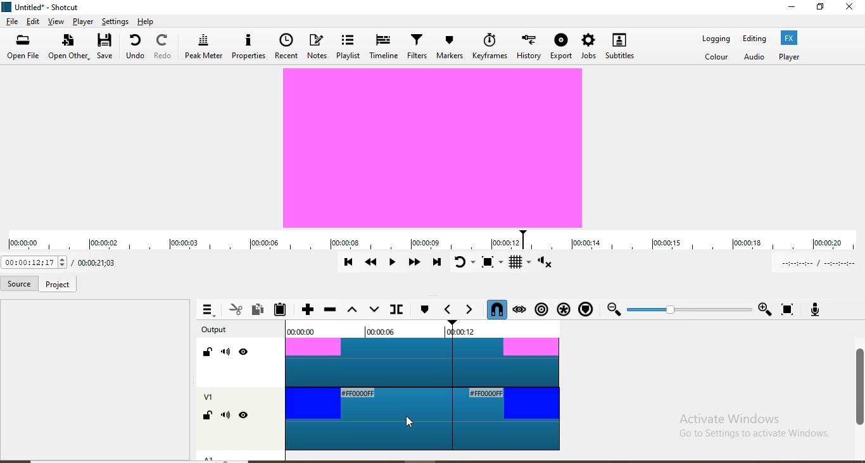  Describe the element at coordinates (714, 40) in the screenshot. I see `Logging` at that location.